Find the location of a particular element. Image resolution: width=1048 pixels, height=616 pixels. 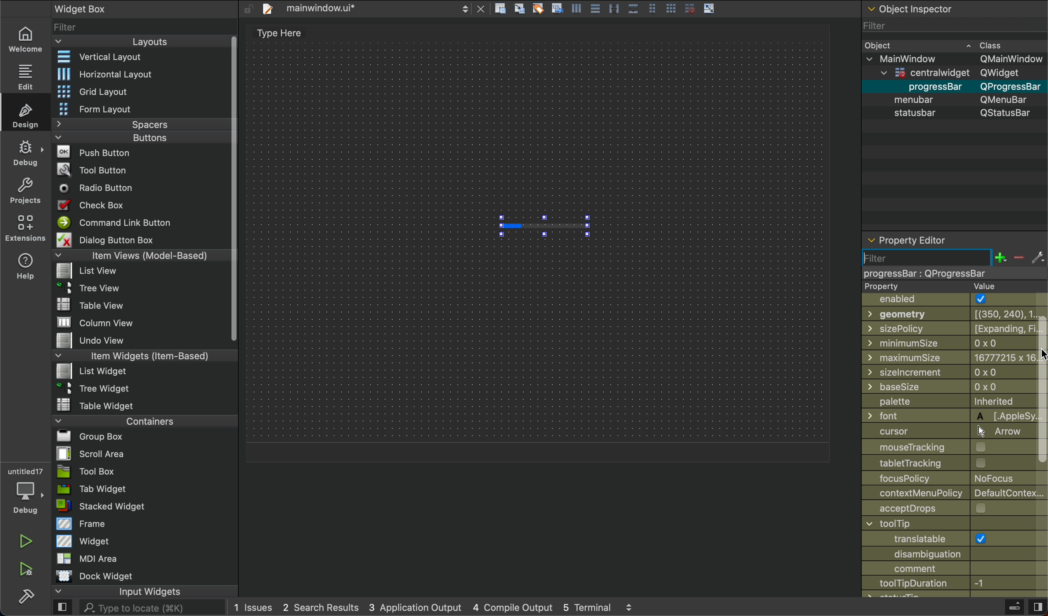

File is located at coordinates (97, 323).